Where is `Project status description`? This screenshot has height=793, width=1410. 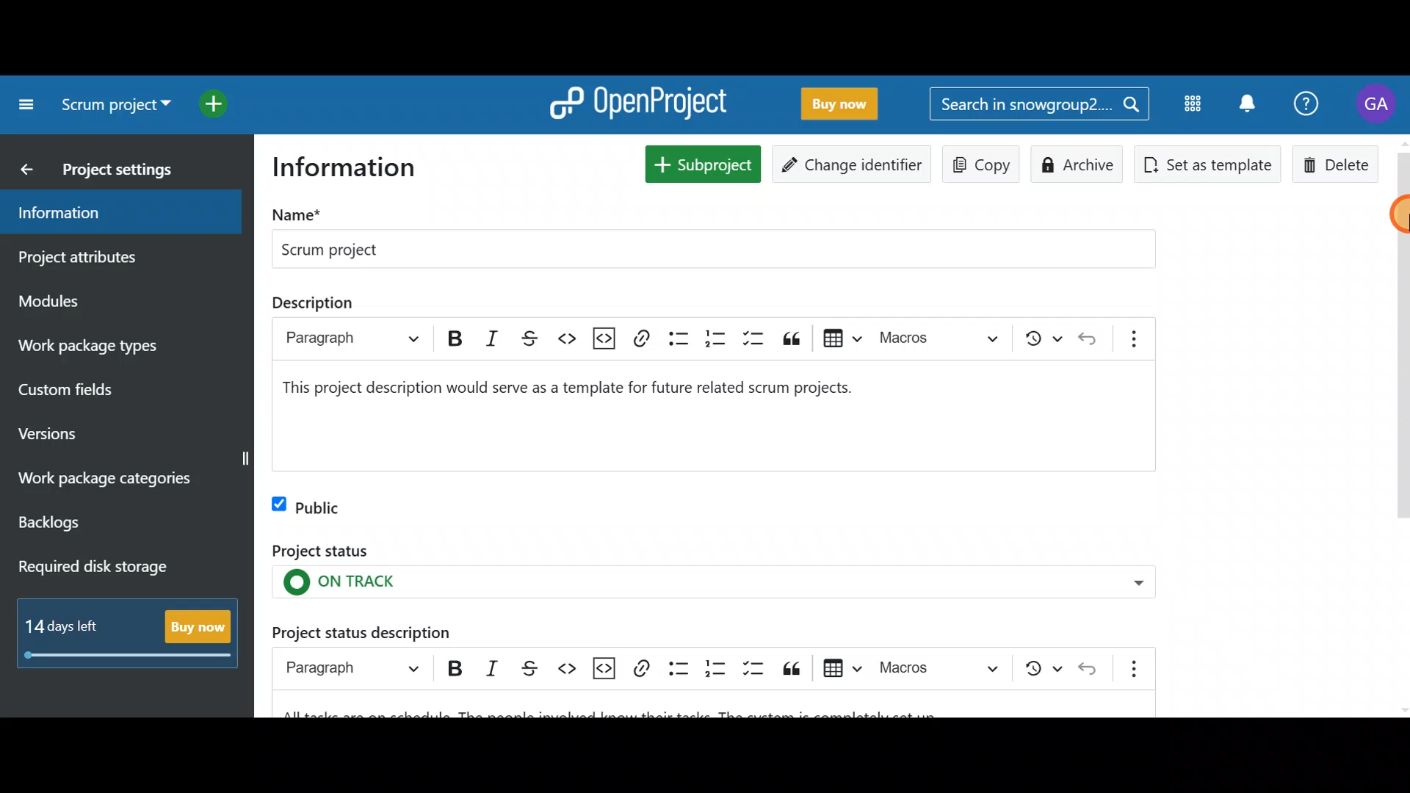 Project status description is located at coordinates (409, 629).